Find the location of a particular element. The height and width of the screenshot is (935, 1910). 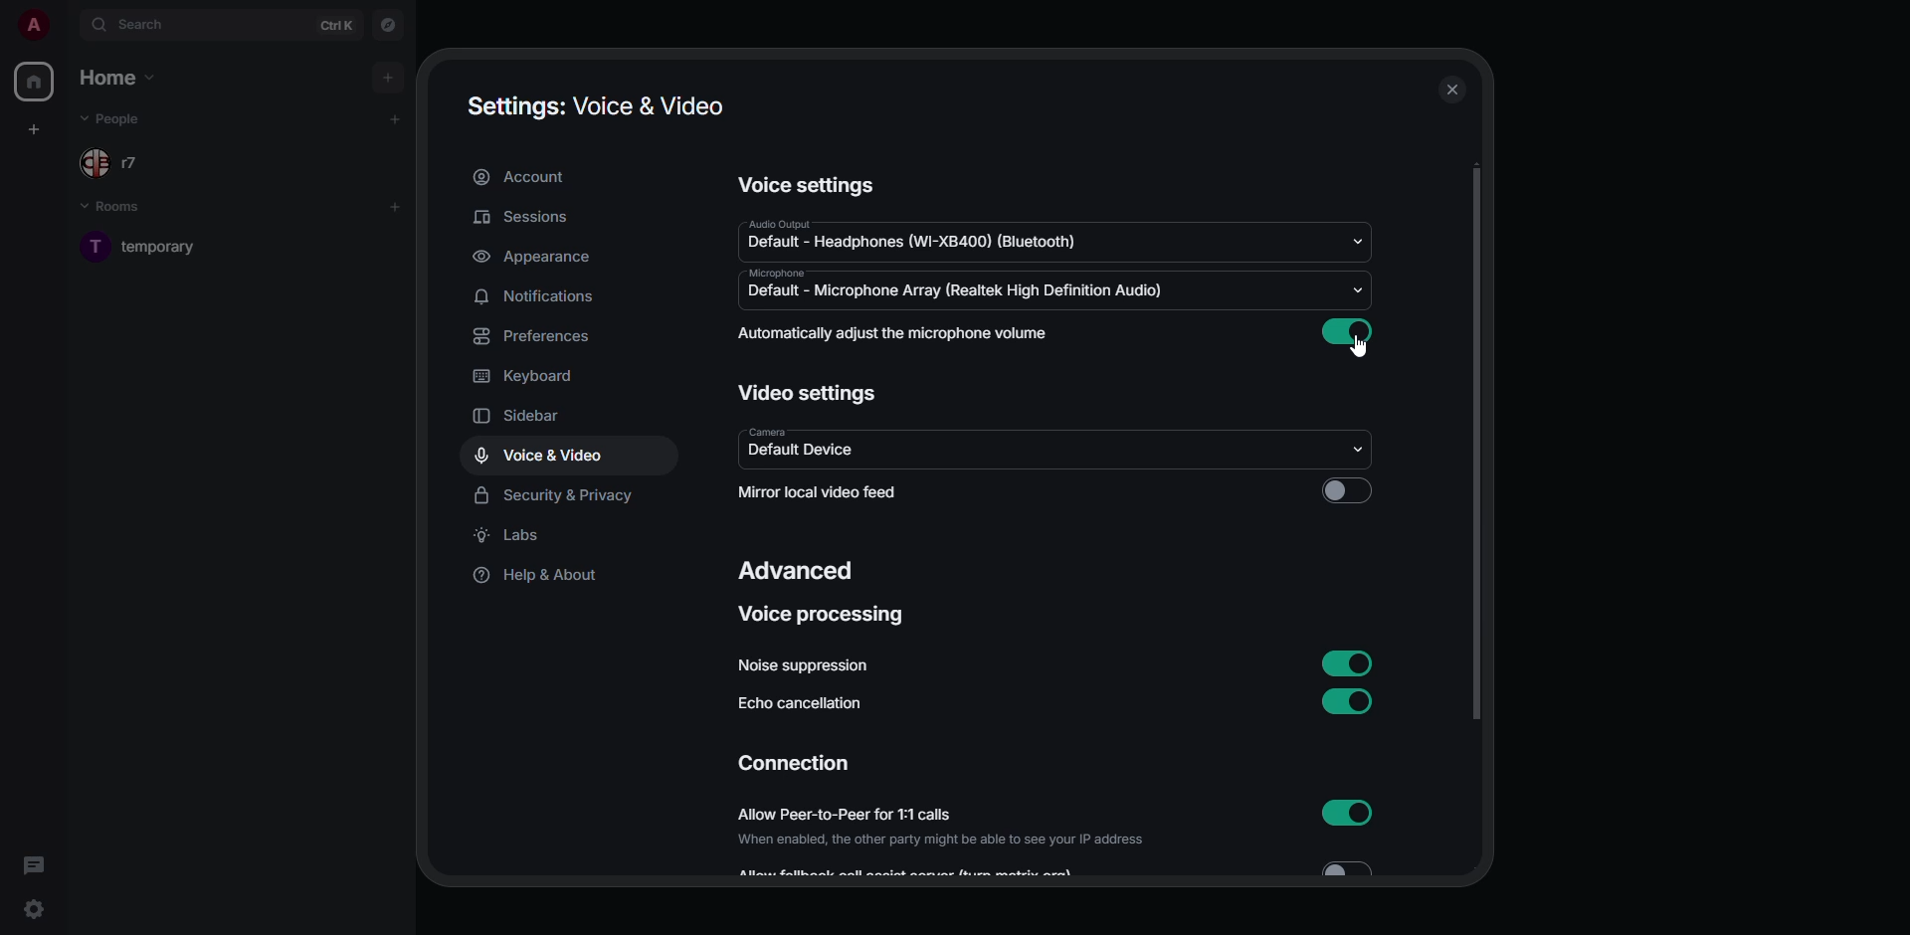

scroll bar is located at coordinates (1476, 449).